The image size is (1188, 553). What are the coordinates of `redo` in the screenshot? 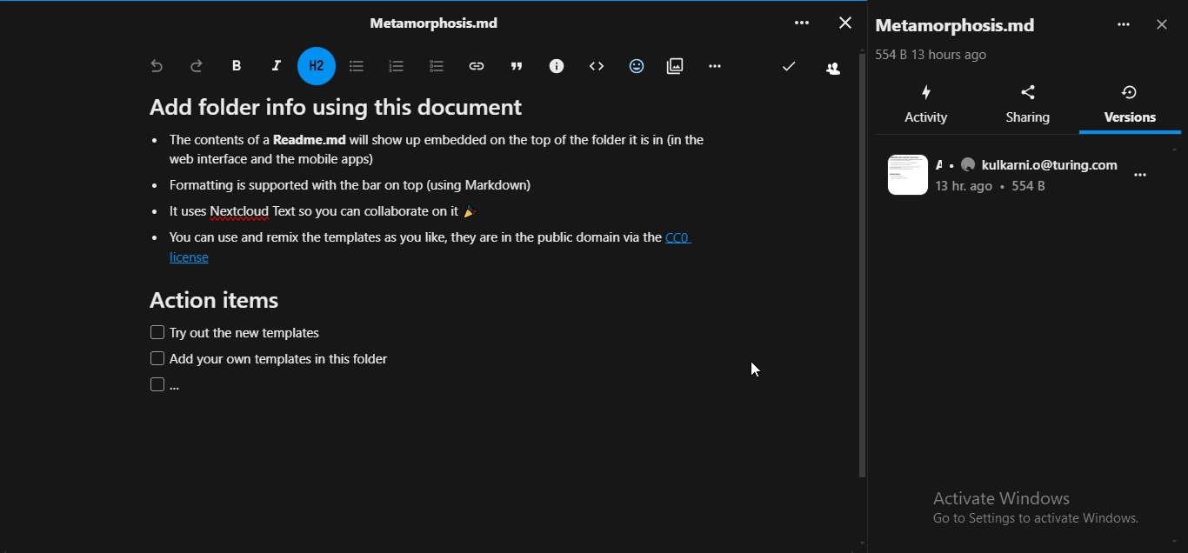 It's located at (197, 65).